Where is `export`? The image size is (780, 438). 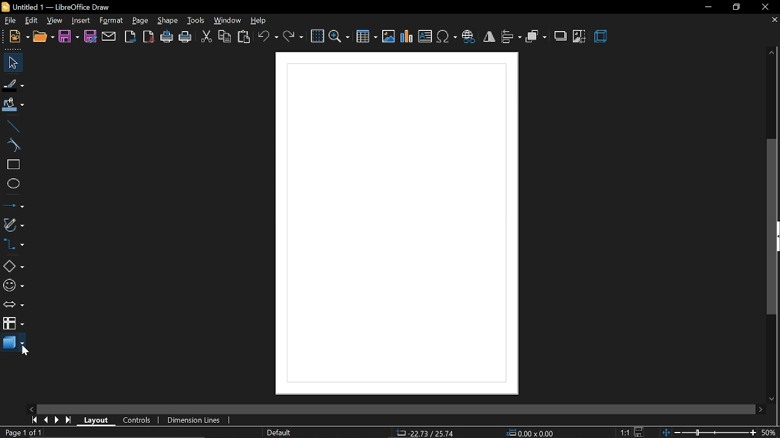
export is located at coordinates (130, 36).